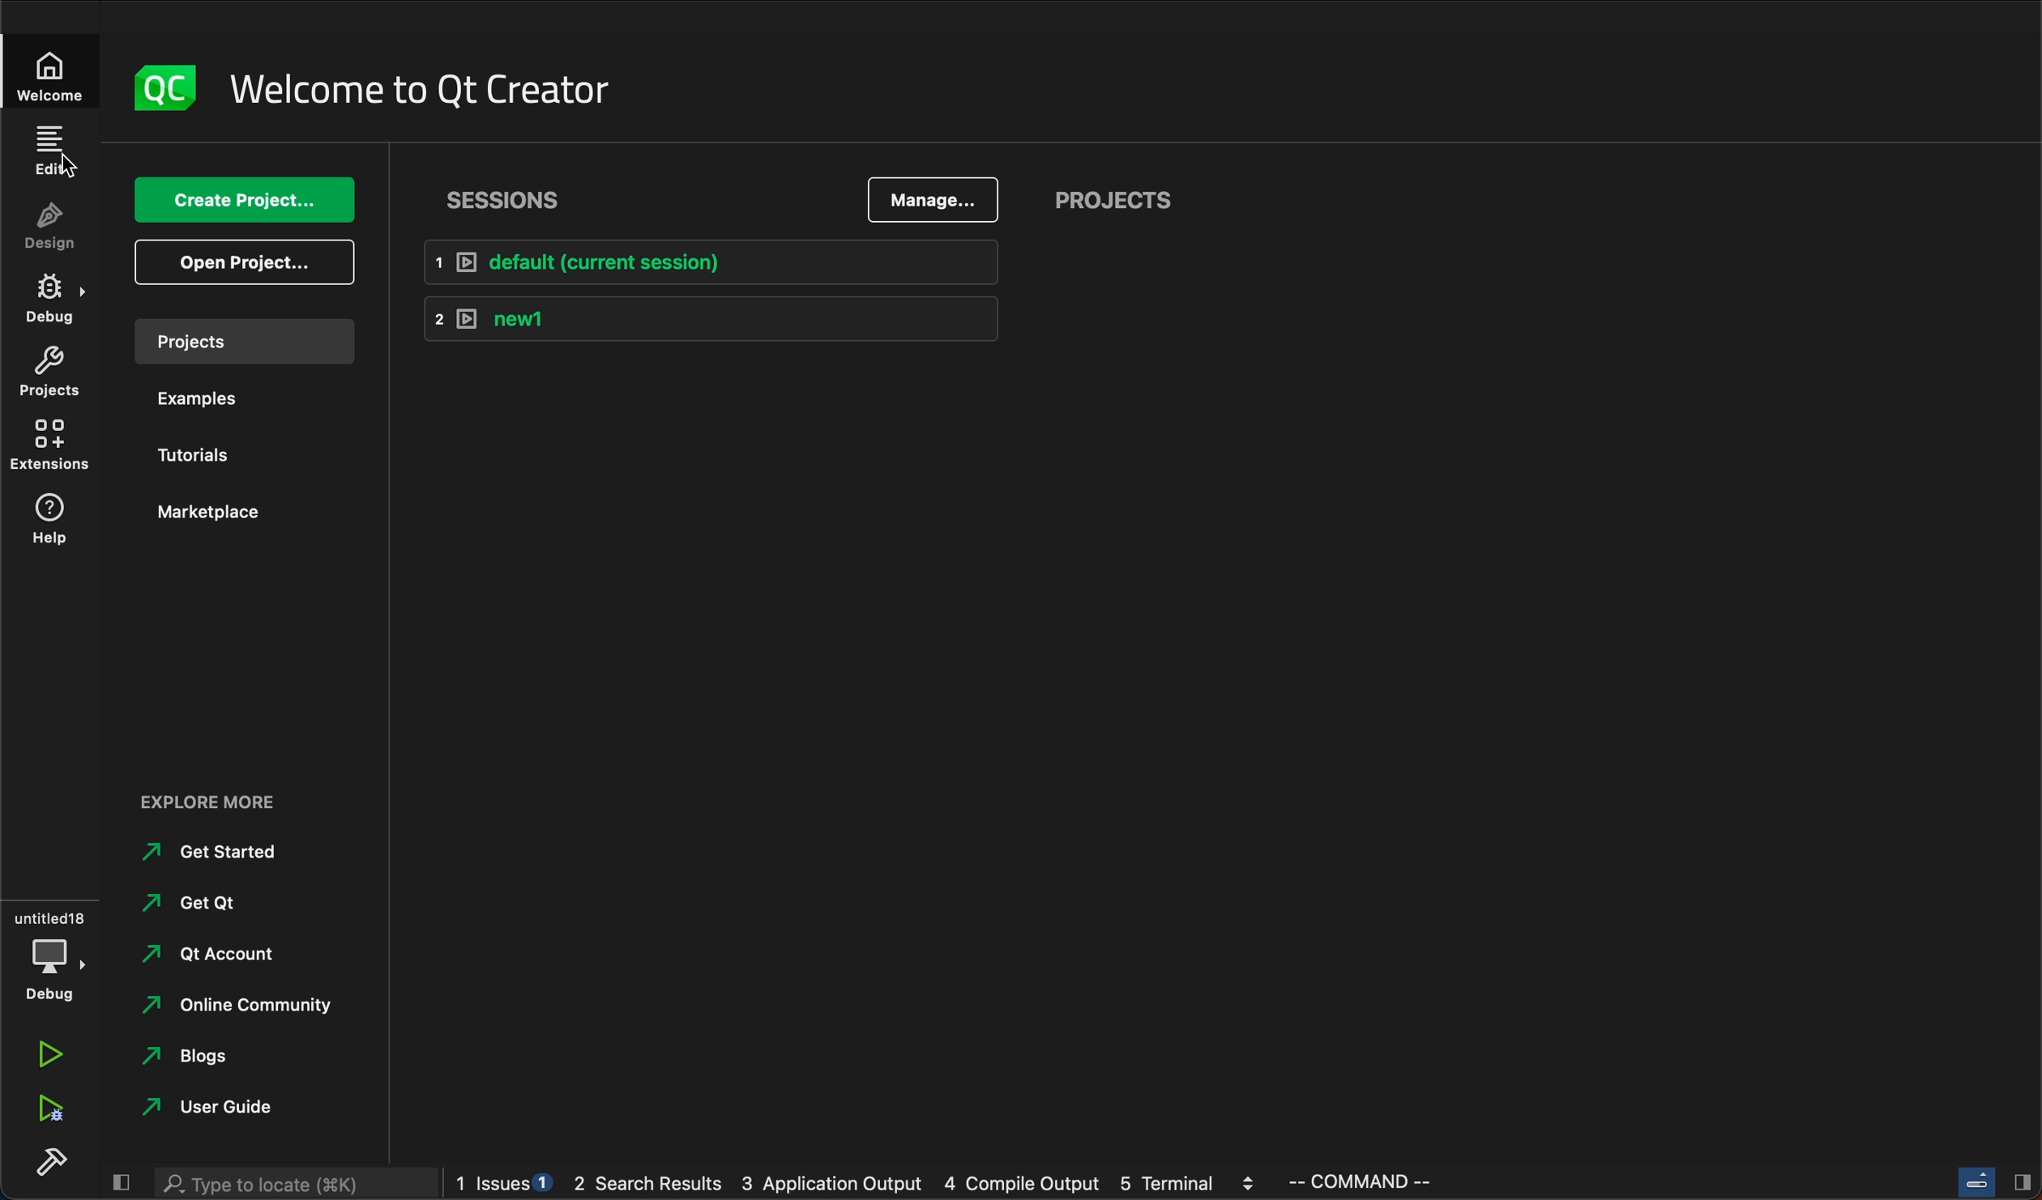  What do you see at coordinates (47, 228) in the screenshot?
I see `design` at bounding box center [47, 228].